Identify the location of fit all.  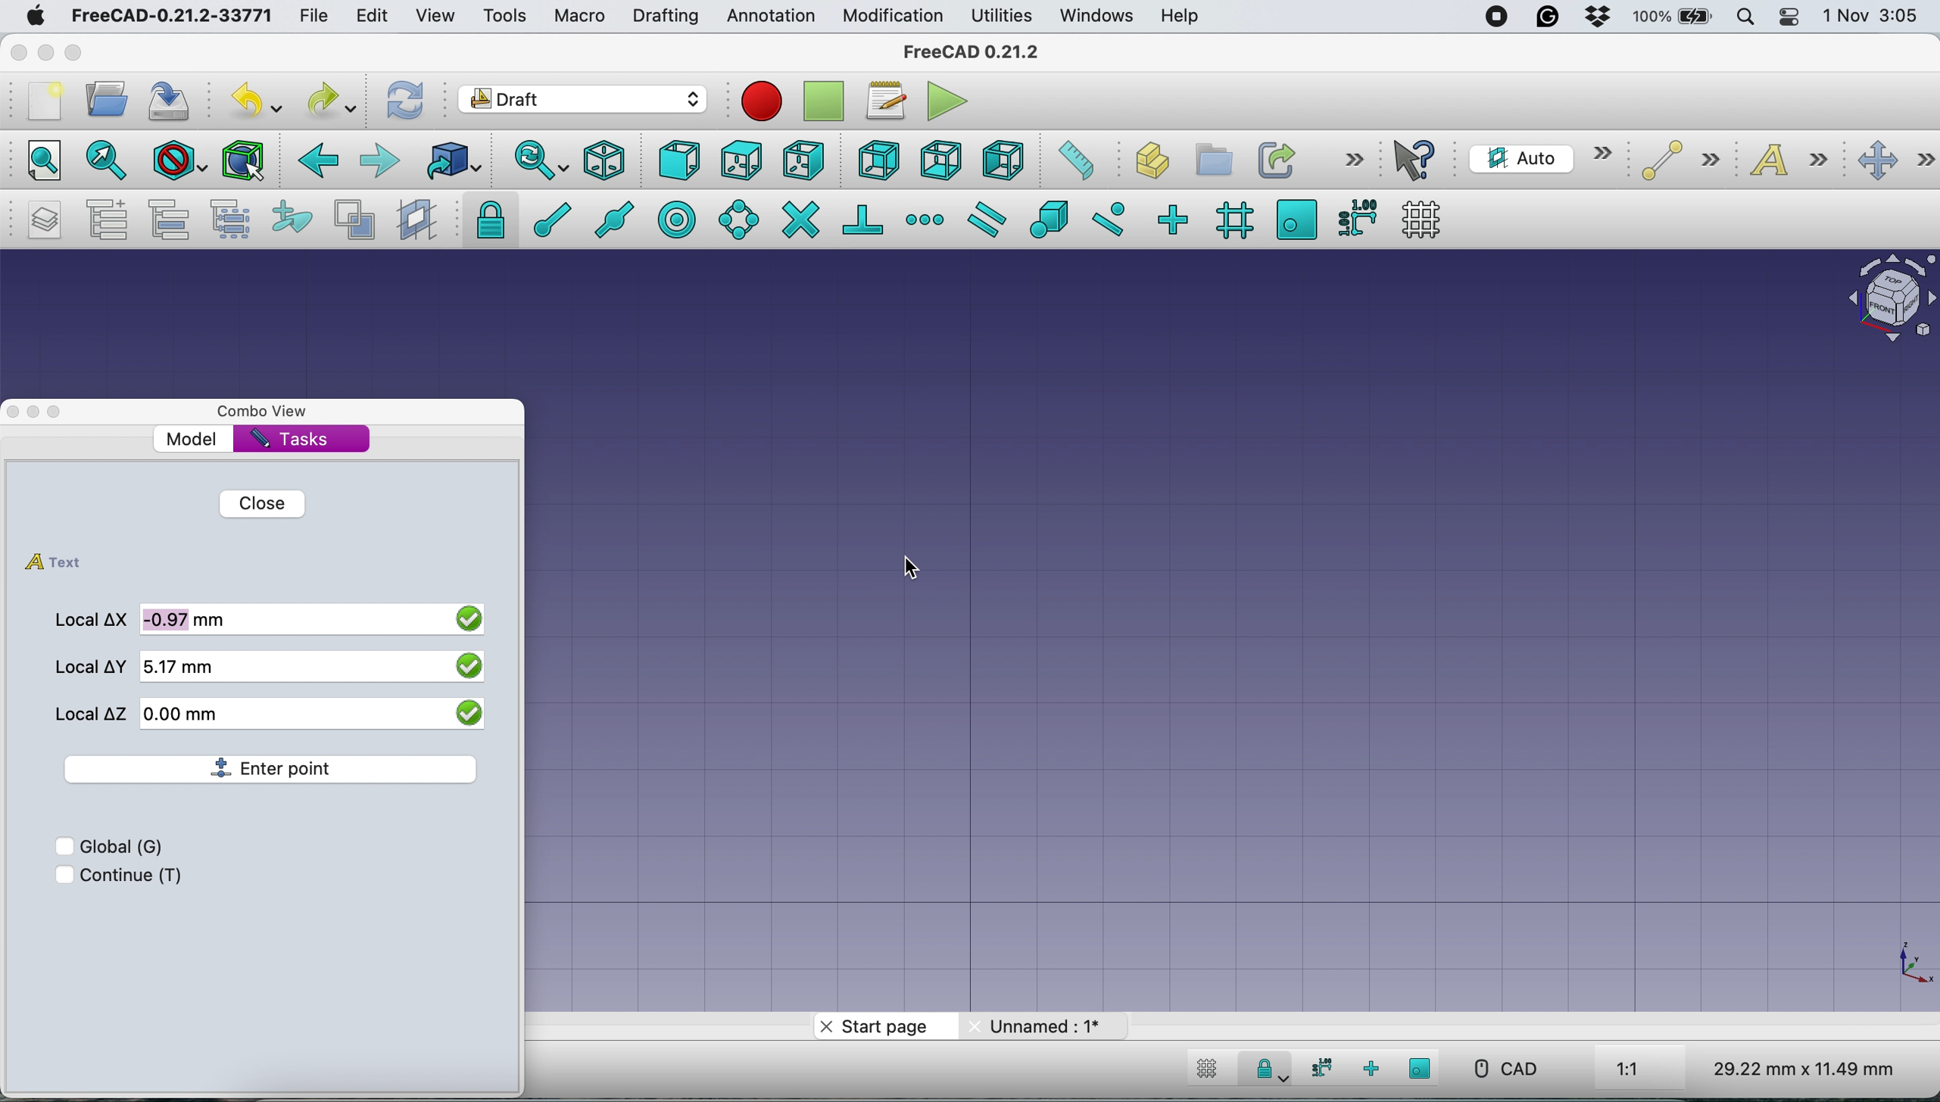
(44, 160).